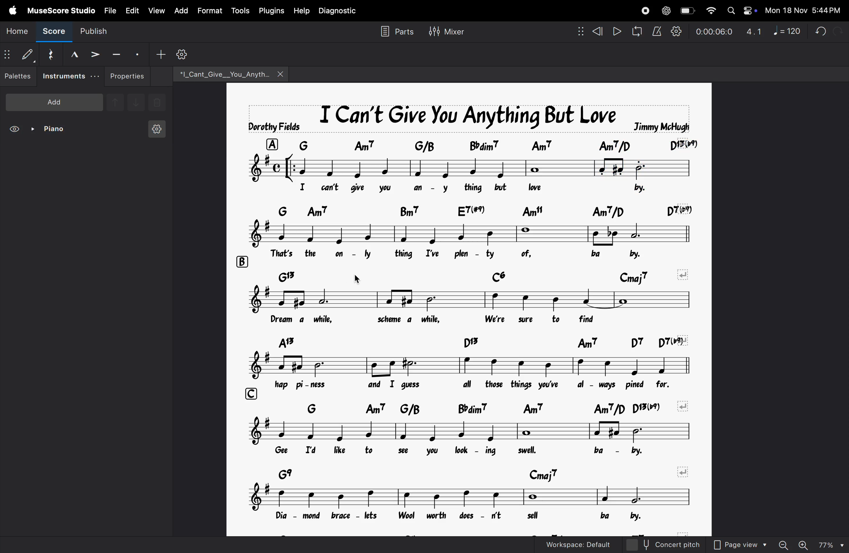 This screenshot has width=849, height=553. Describe the element at coordinates (160, 54) in the screenshot. I see `add` at that location.